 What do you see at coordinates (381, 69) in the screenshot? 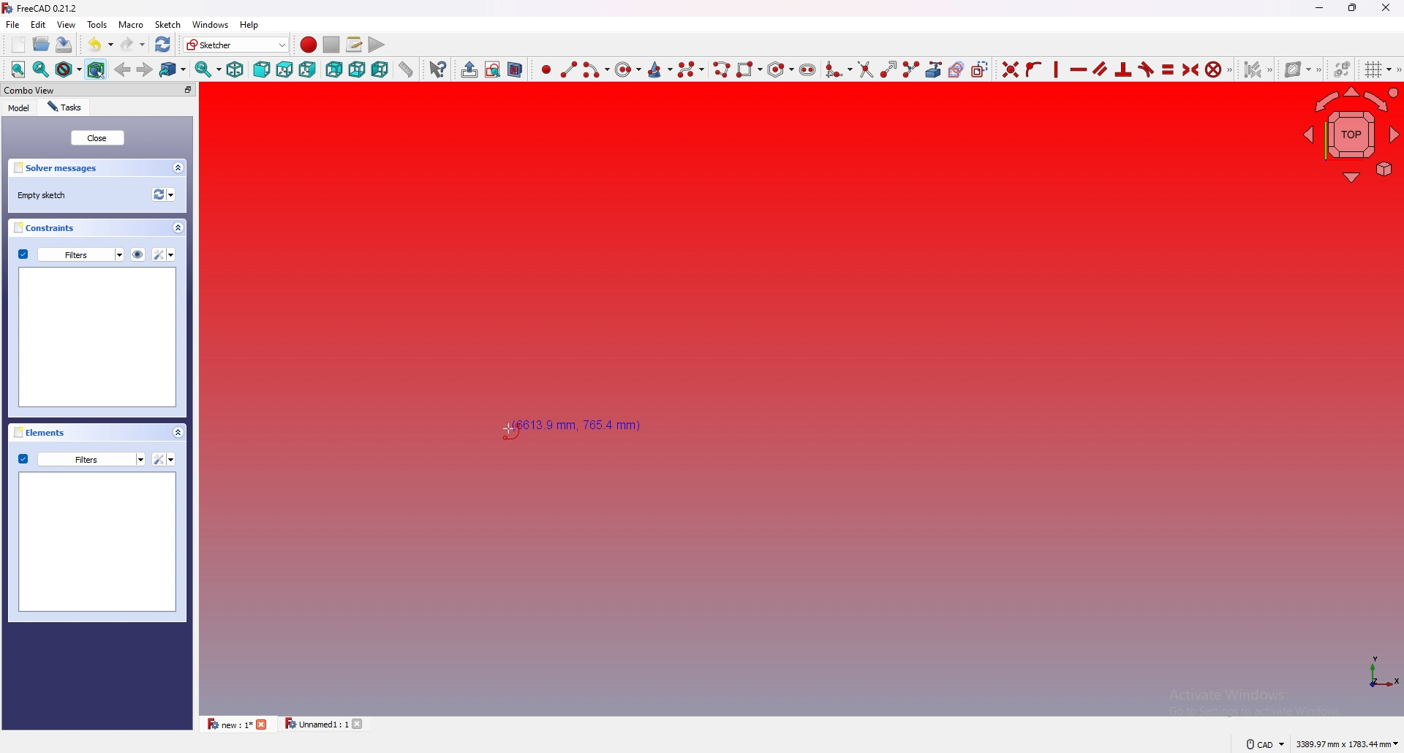
I see `left` at bounding box center [381, 69].